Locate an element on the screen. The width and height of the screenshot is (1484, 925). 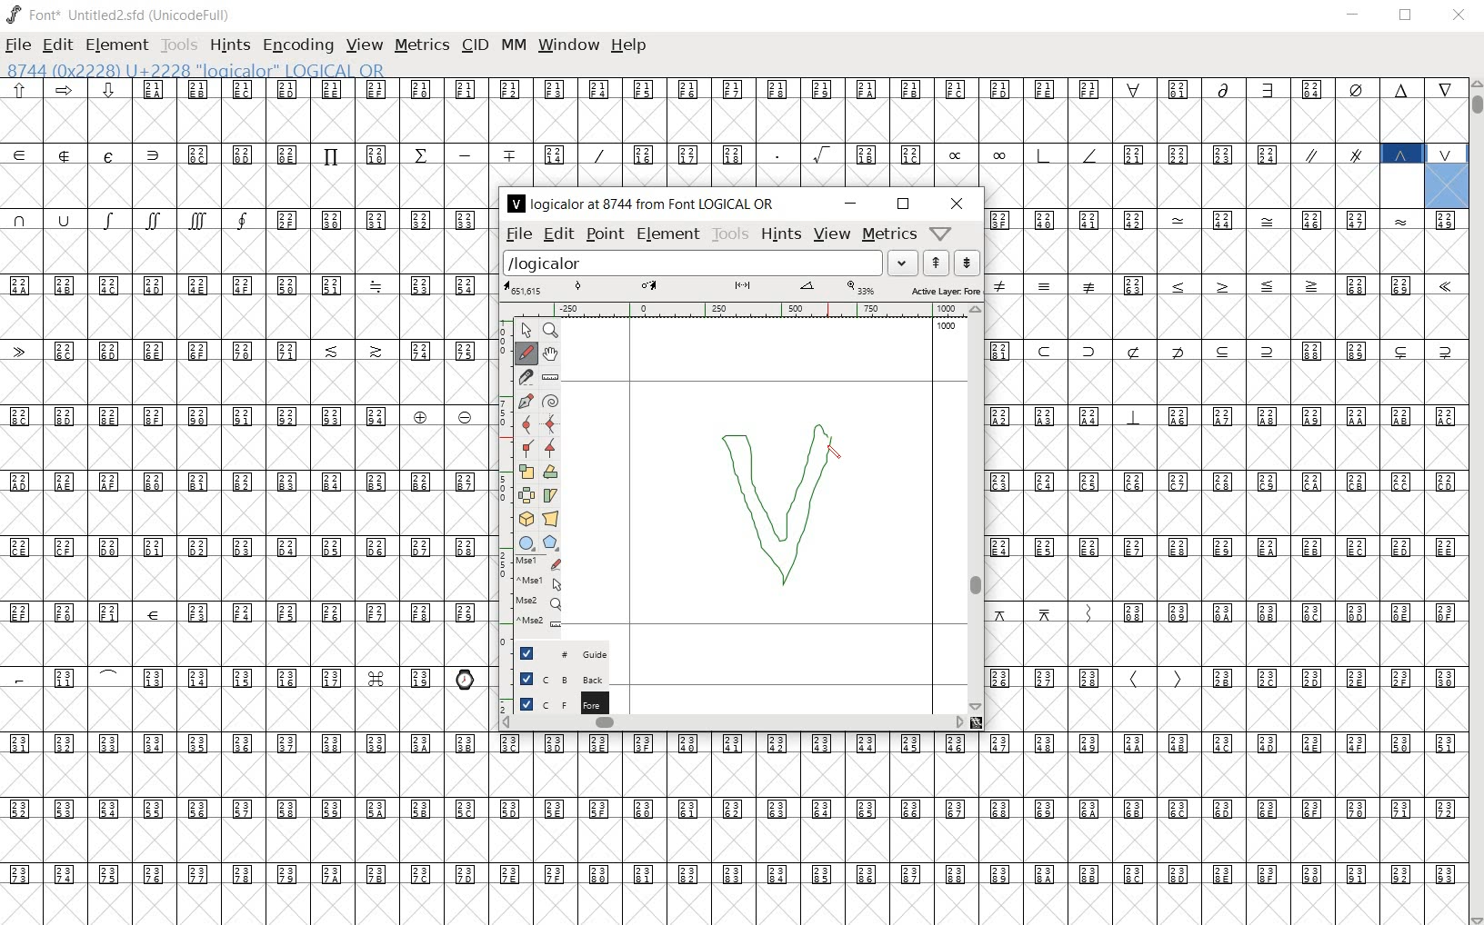
show the previous word on the list is located at coordinates (967, 263).